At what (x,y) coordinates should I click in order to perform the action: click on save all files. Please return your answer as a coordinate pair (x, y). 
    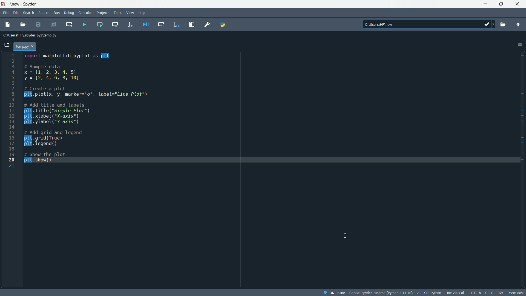
    Looking at the image, I should click on (53, 24).